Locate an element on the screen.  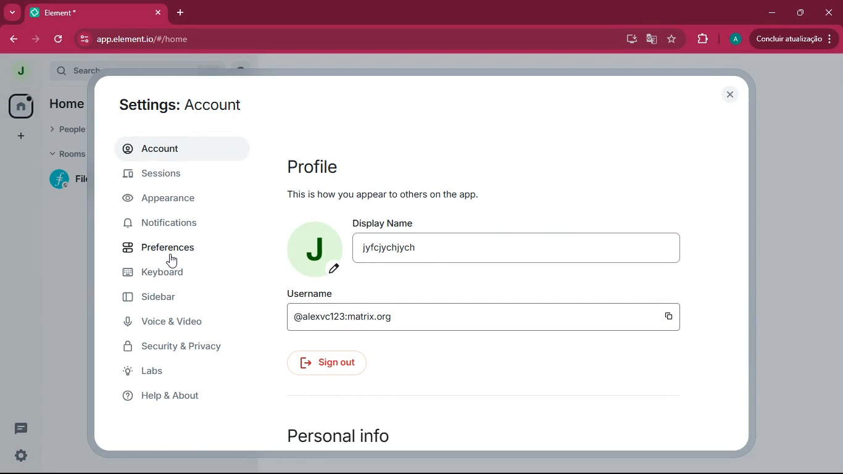
personal info is located at coordinates (344, 433).